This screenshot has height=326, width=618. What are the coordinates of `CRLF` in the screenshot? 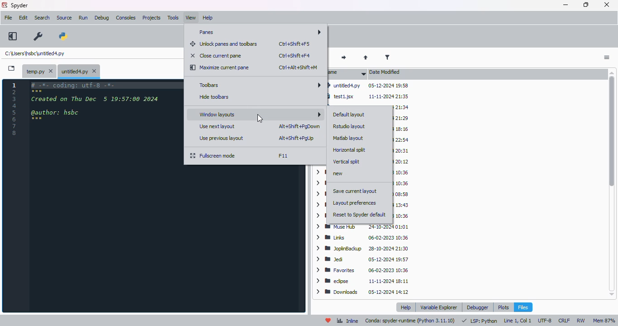 It's located at (565, 320).